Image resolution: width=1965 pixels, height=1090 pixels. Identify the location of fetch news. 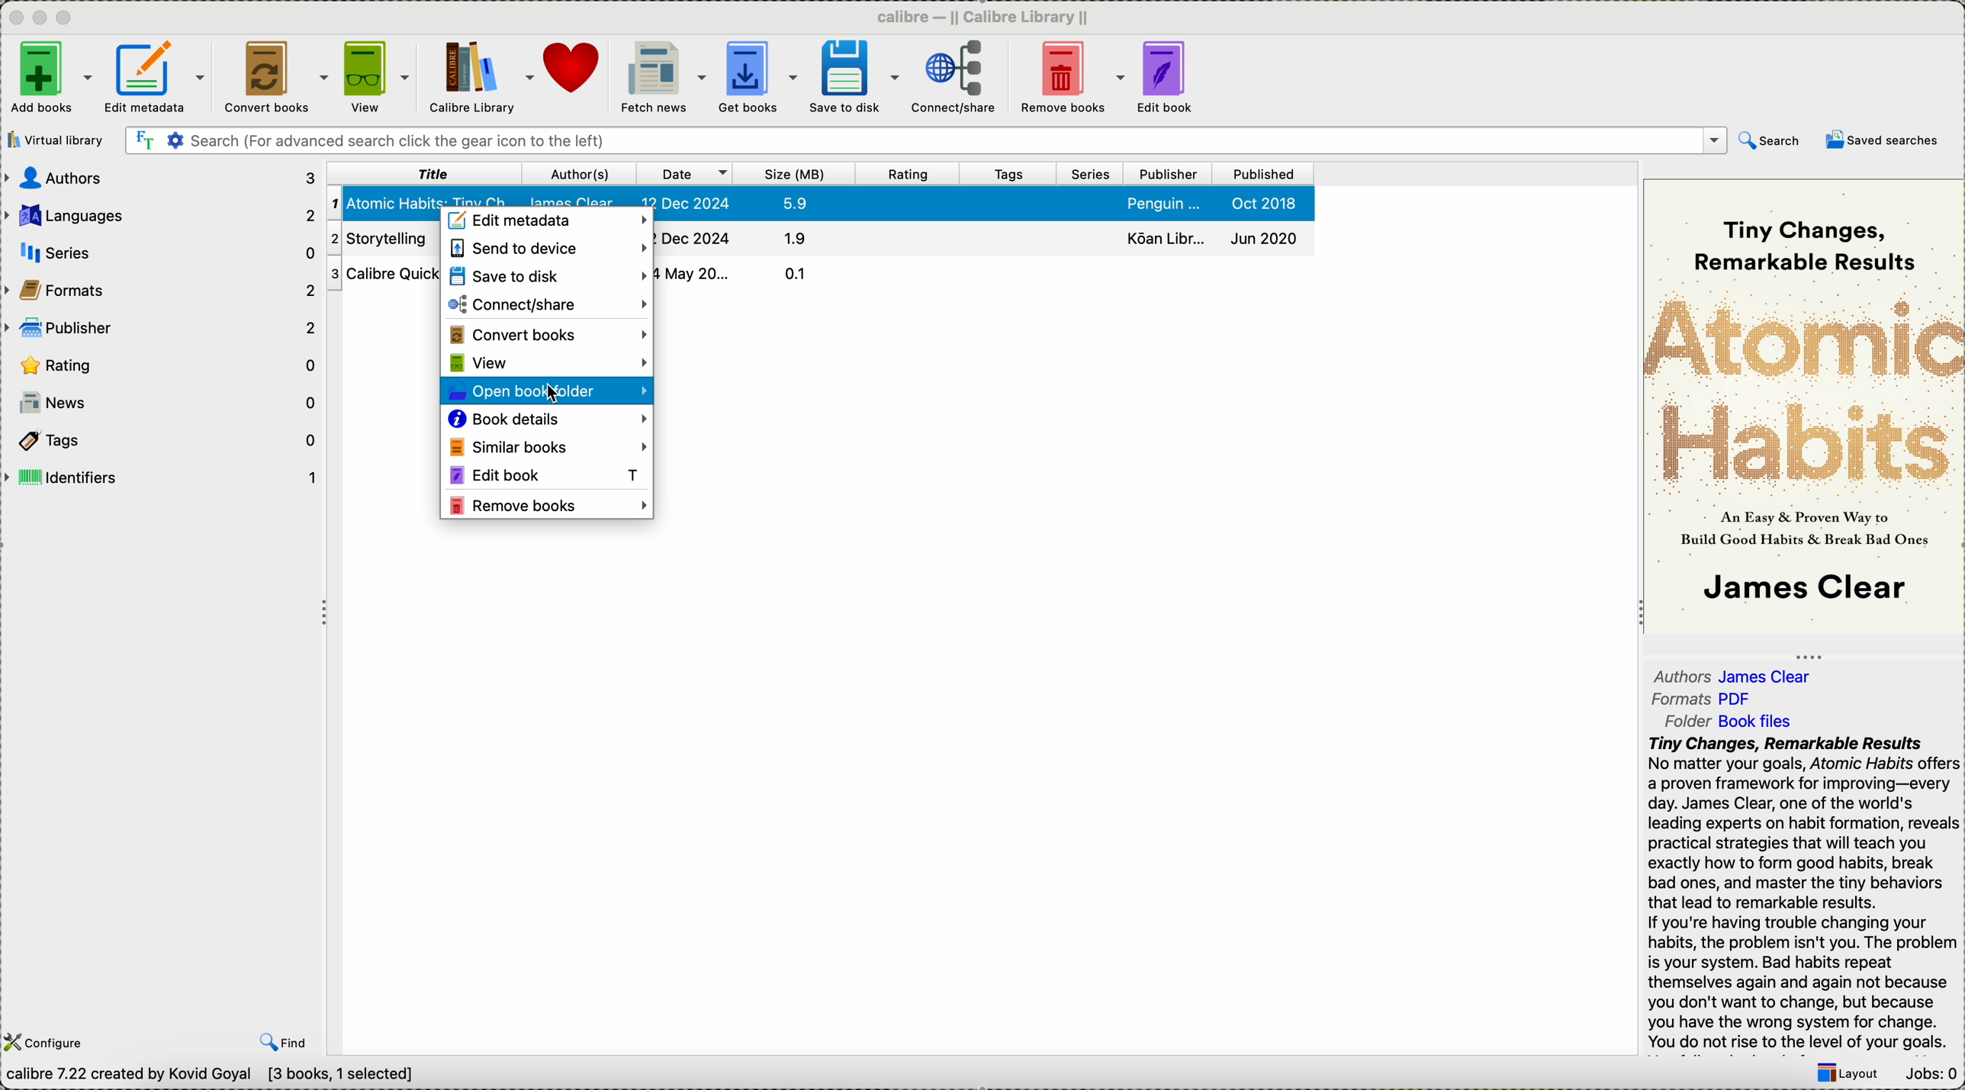
(661, 78).